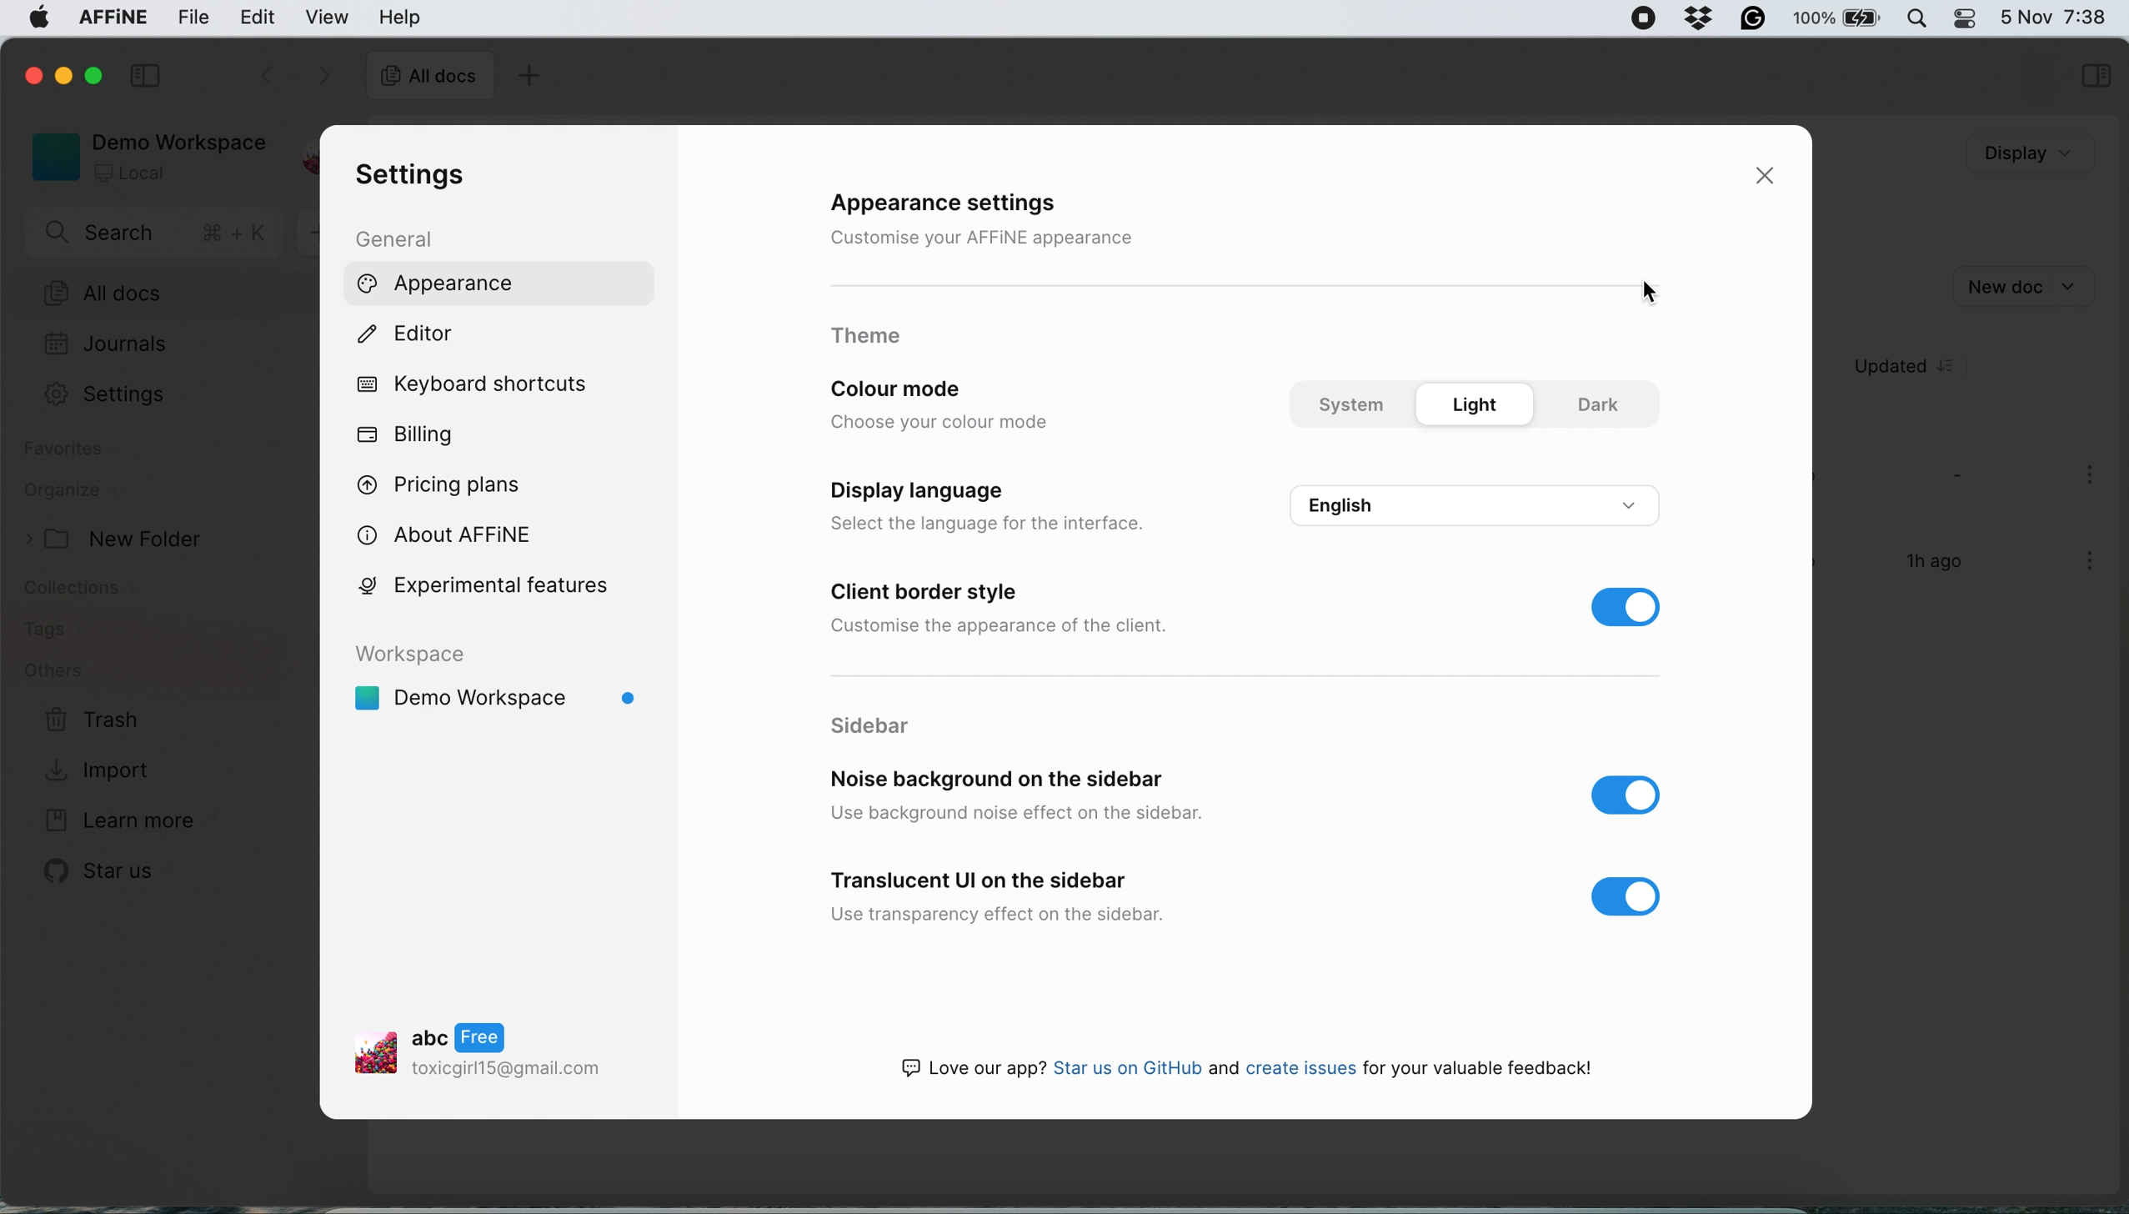 Image resolution: width=2129 pixels, height=1214 pixels. Describe the element at coordinates (153, 235) in the screenshot. I see `search` at that location.